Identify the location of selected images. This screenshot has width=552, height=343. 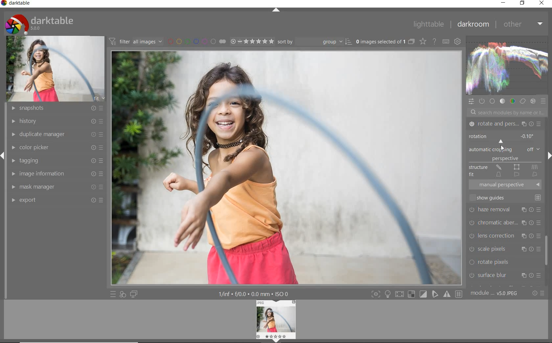
(381, 42).